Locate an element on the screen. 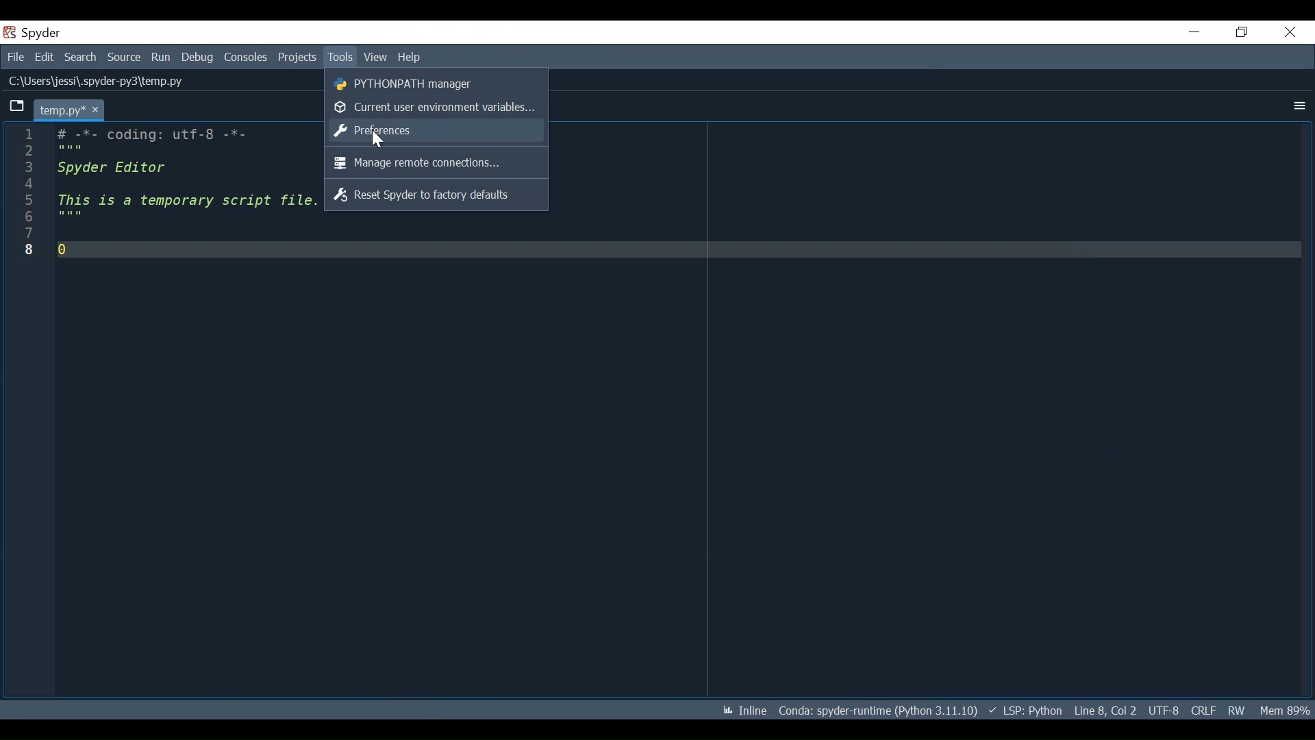 The width and height of the screenshot is (1315, 740). Minimize is located at coordinates (1194, 33).